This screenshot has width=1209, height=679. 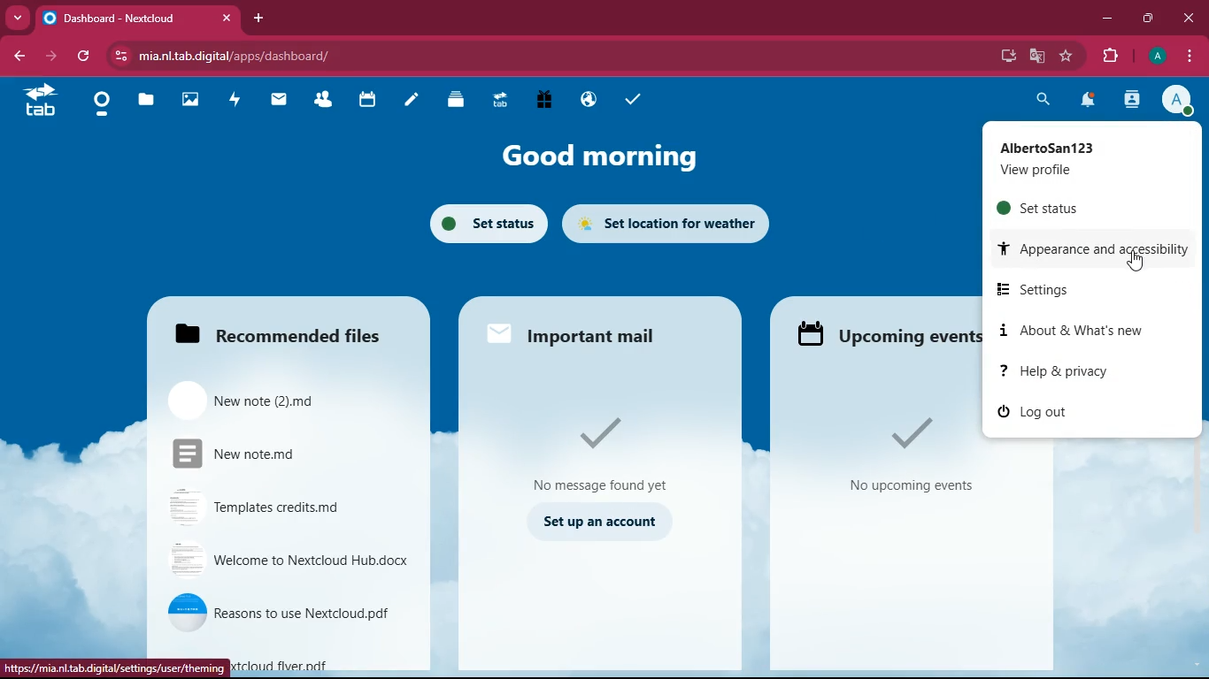 What do you see at coordinates (288, 611) in the screenshot?
I see `reasons to use nextcloud.pdf` at bounding box center [288, 611].